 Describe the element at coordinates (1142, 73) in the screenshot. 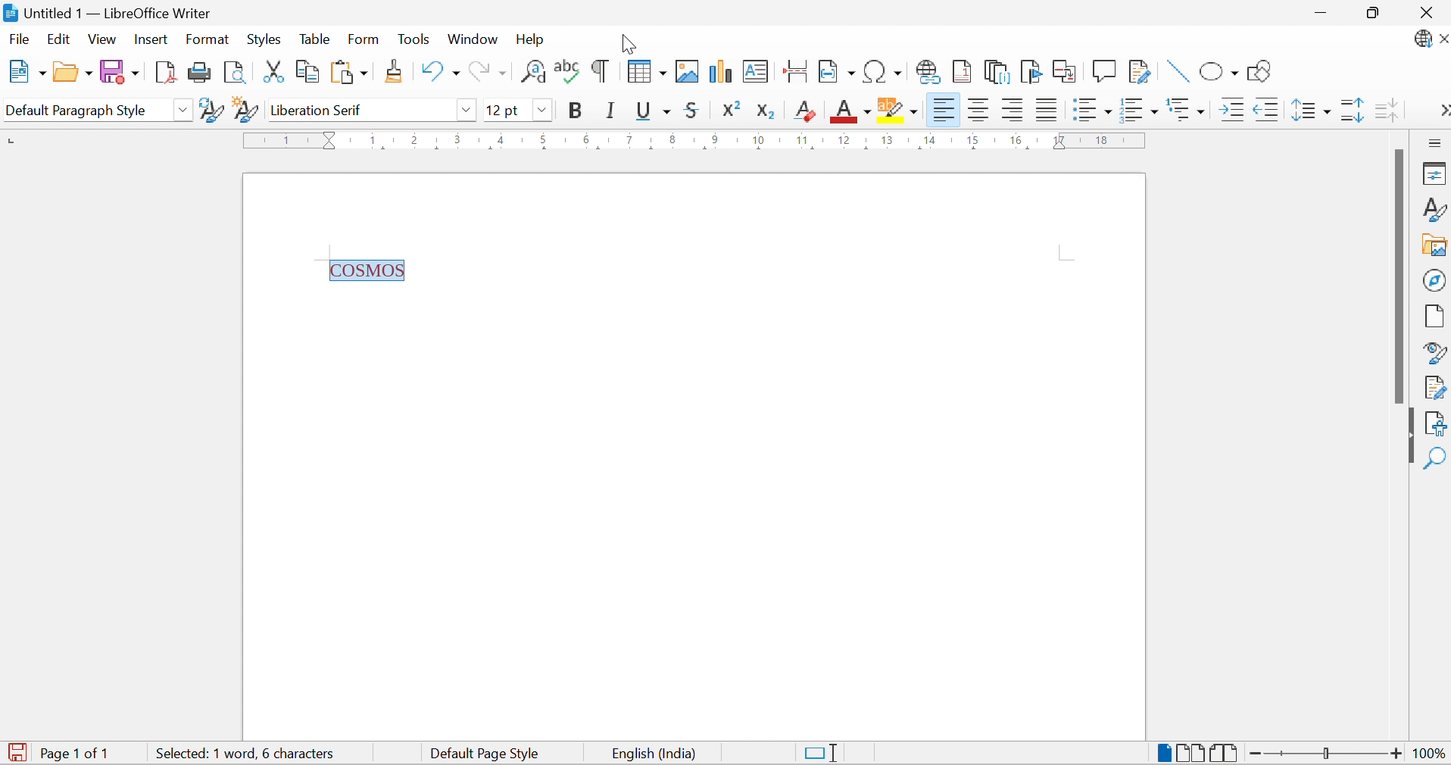

I see `Show Track Changes Functions` at that location.